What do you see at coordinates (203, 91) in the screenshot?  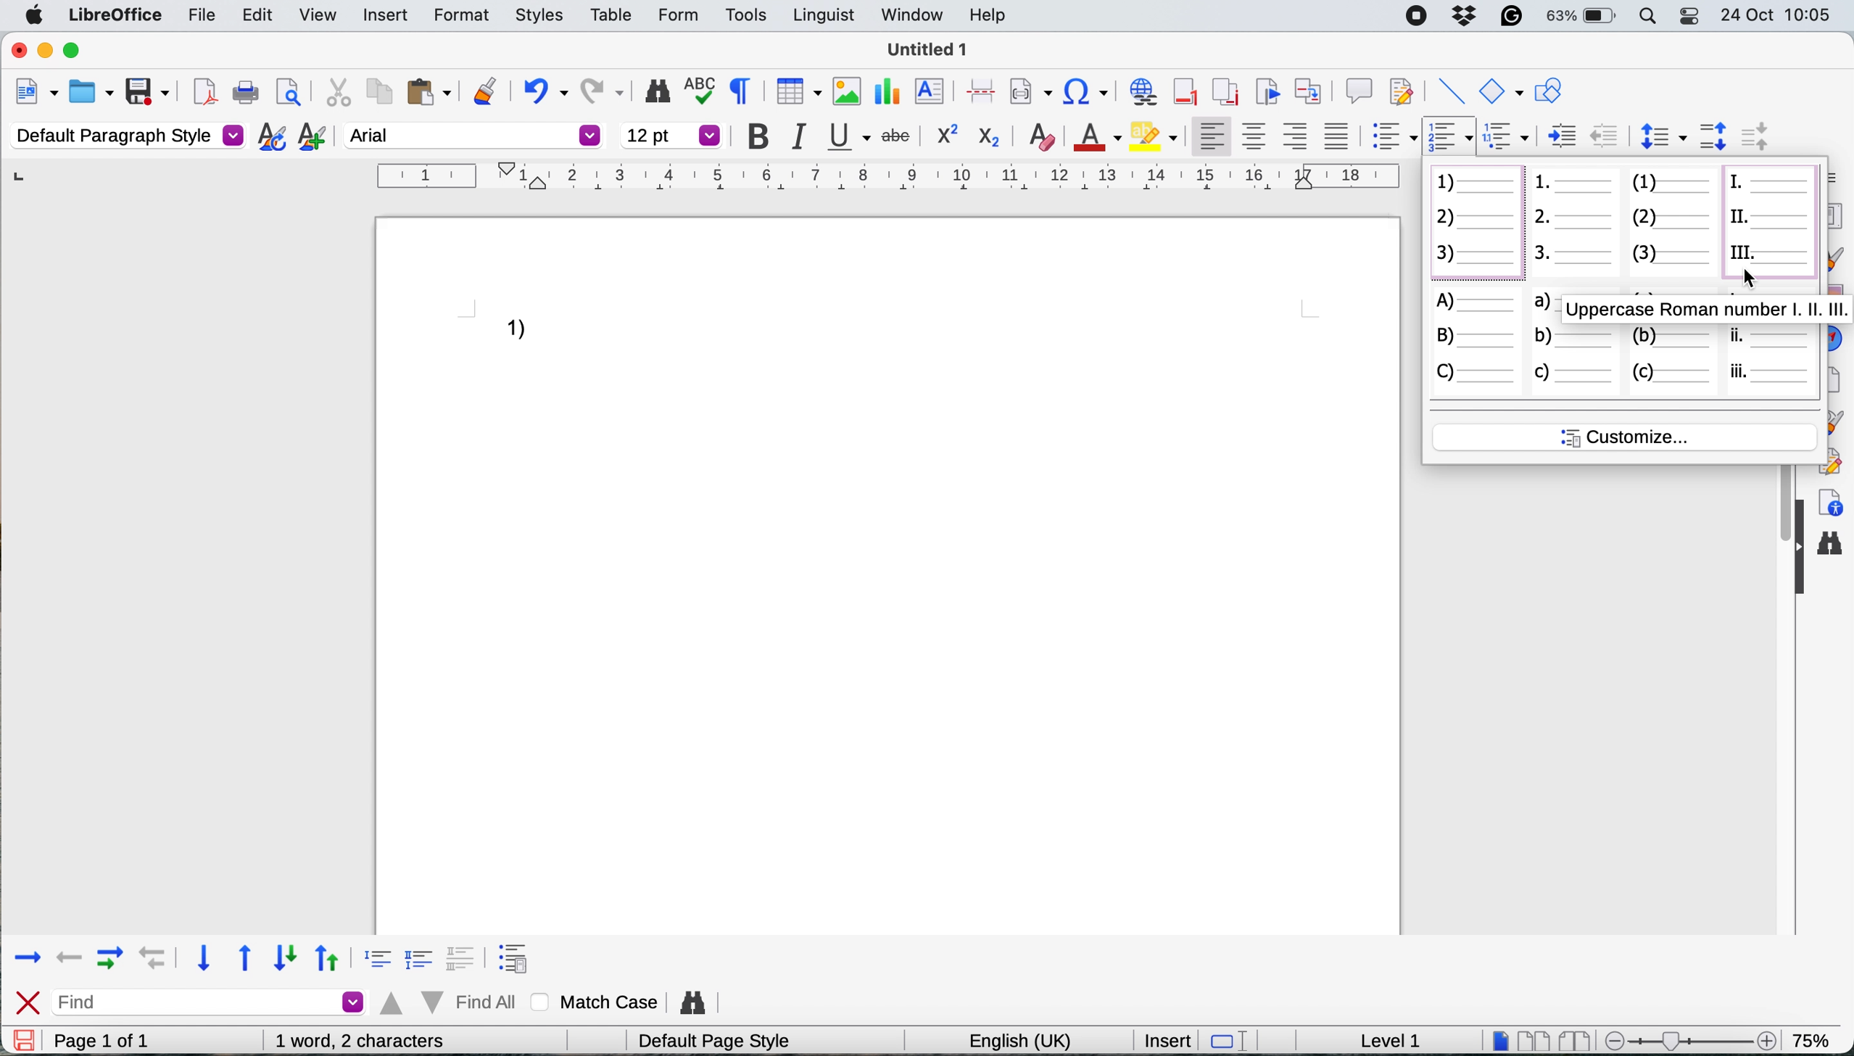 I see `export directly as pdf` at bounding box center [203, 91].